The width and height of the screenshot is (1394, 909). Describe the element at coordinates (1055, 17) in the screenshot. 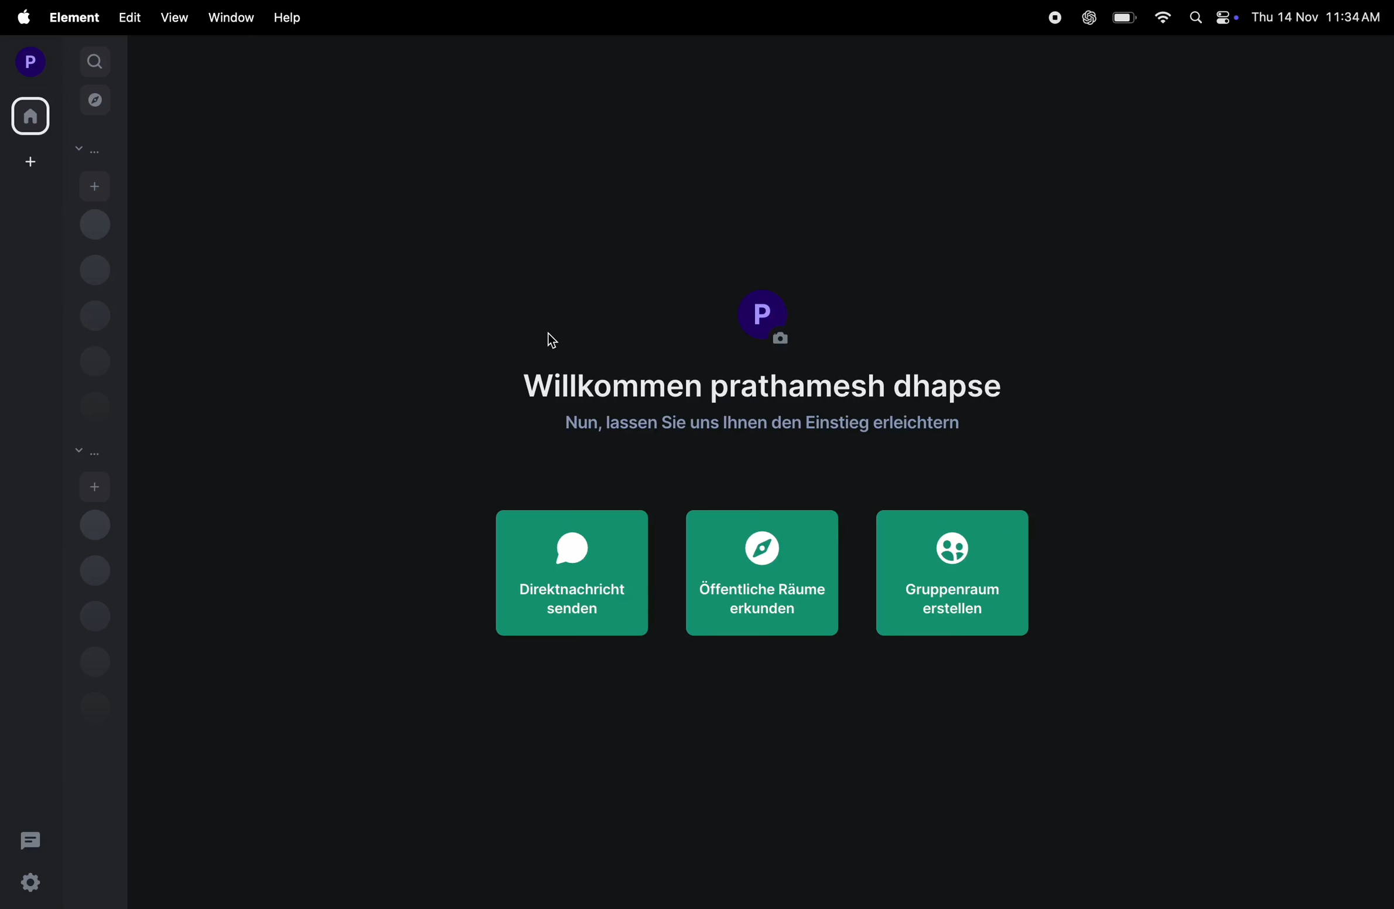

I see `record` at that location.